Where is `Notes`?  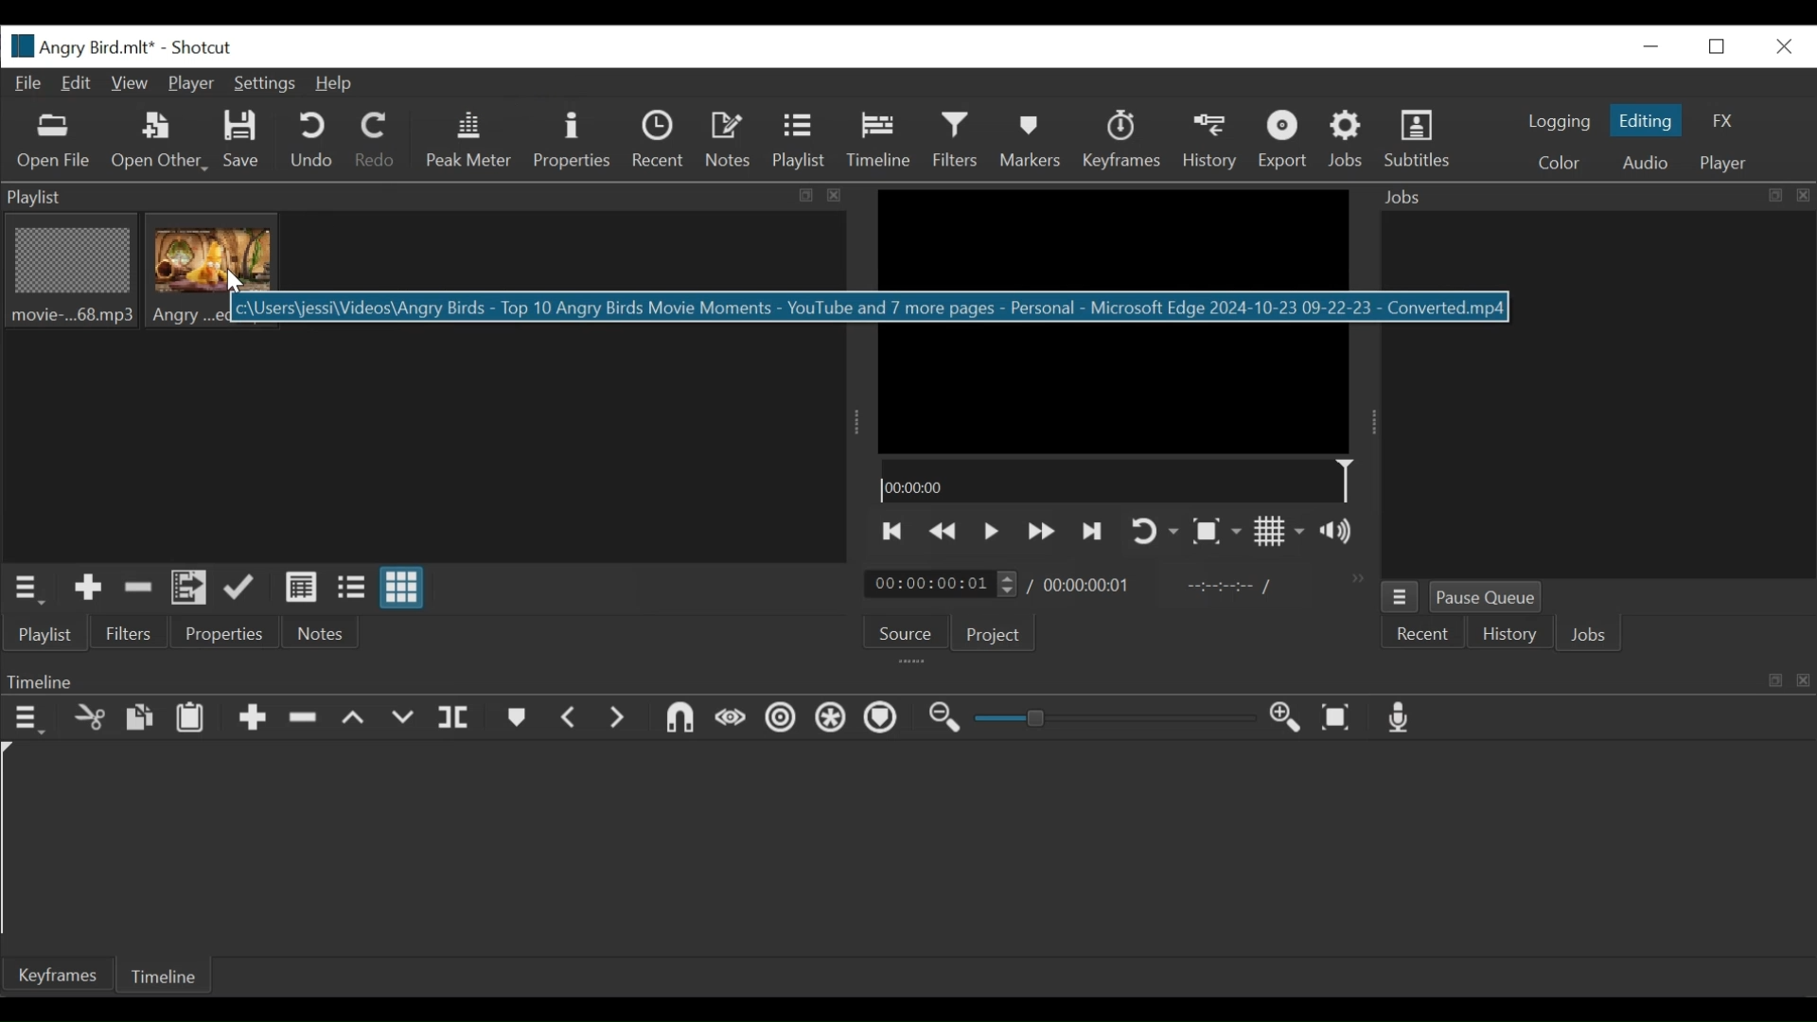
Notes is located at coordinates (316, 633).